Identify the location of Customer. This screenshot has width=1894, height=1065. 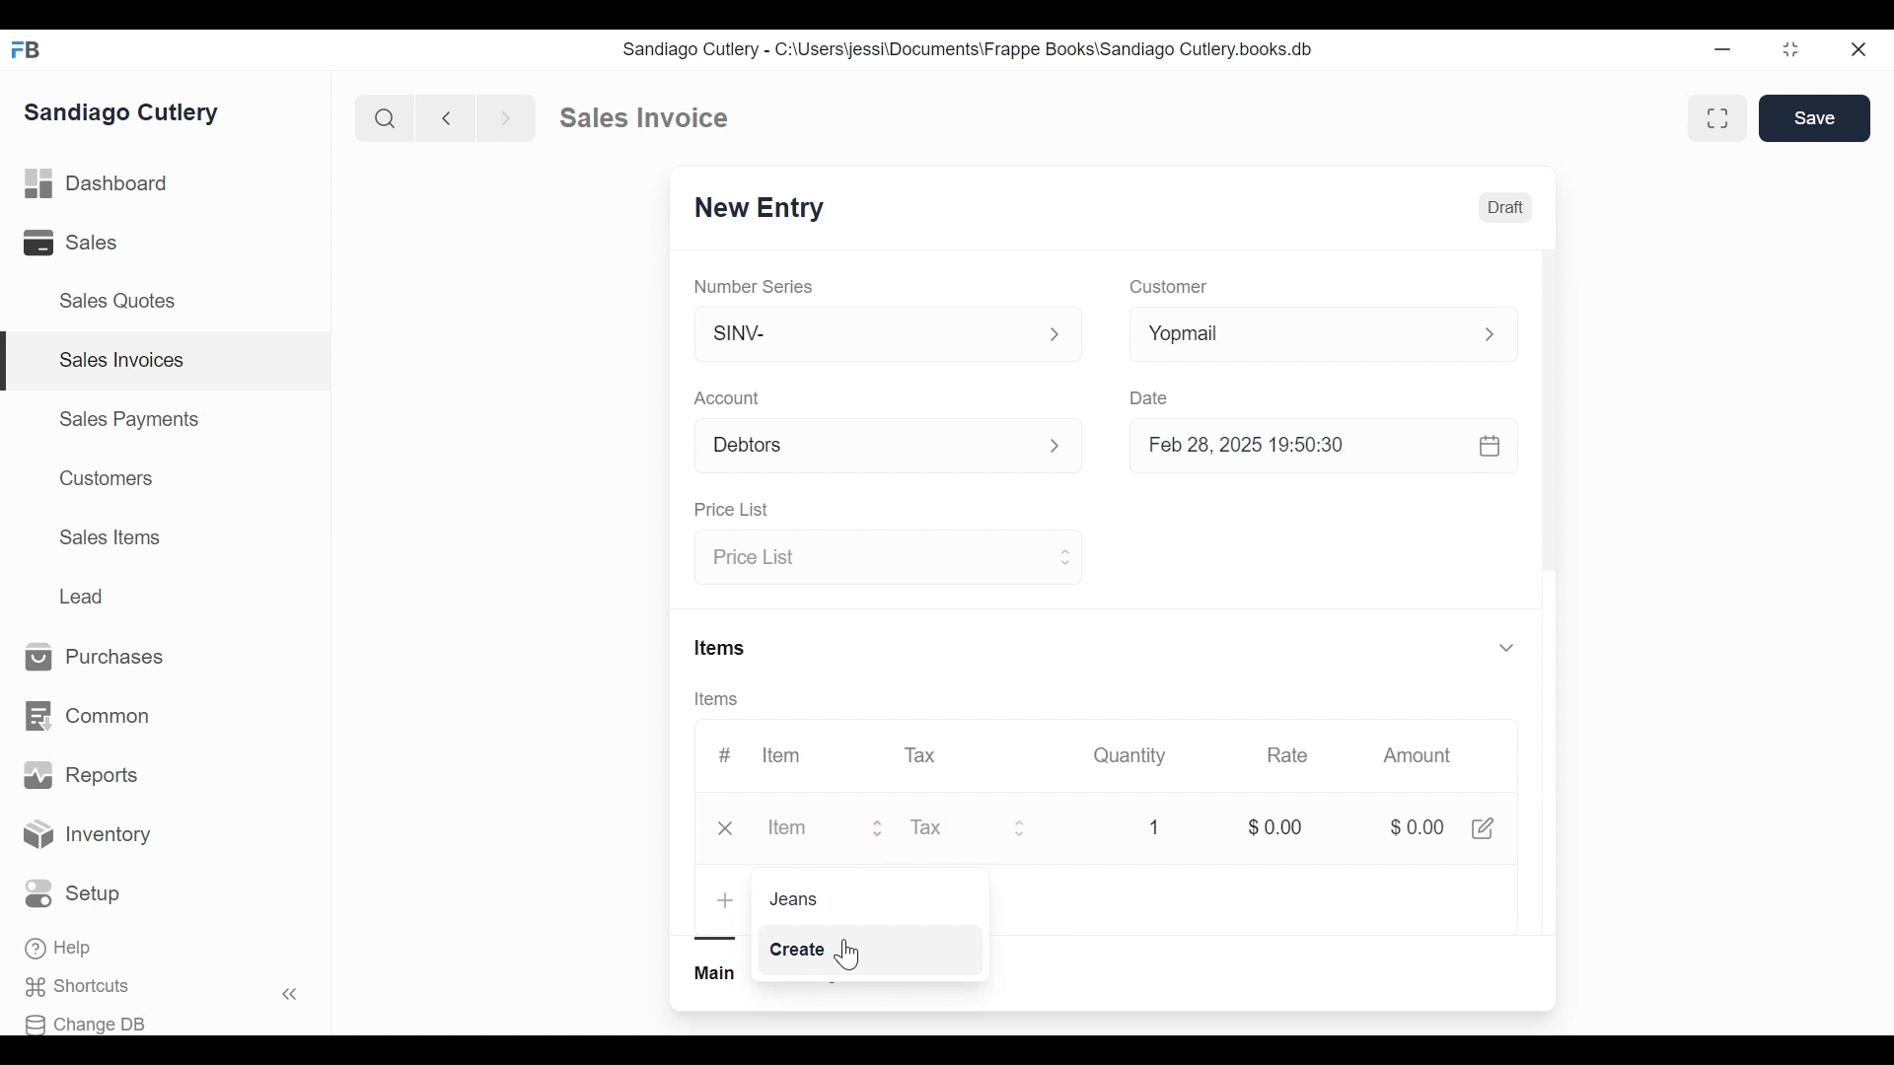
(1166, 288).